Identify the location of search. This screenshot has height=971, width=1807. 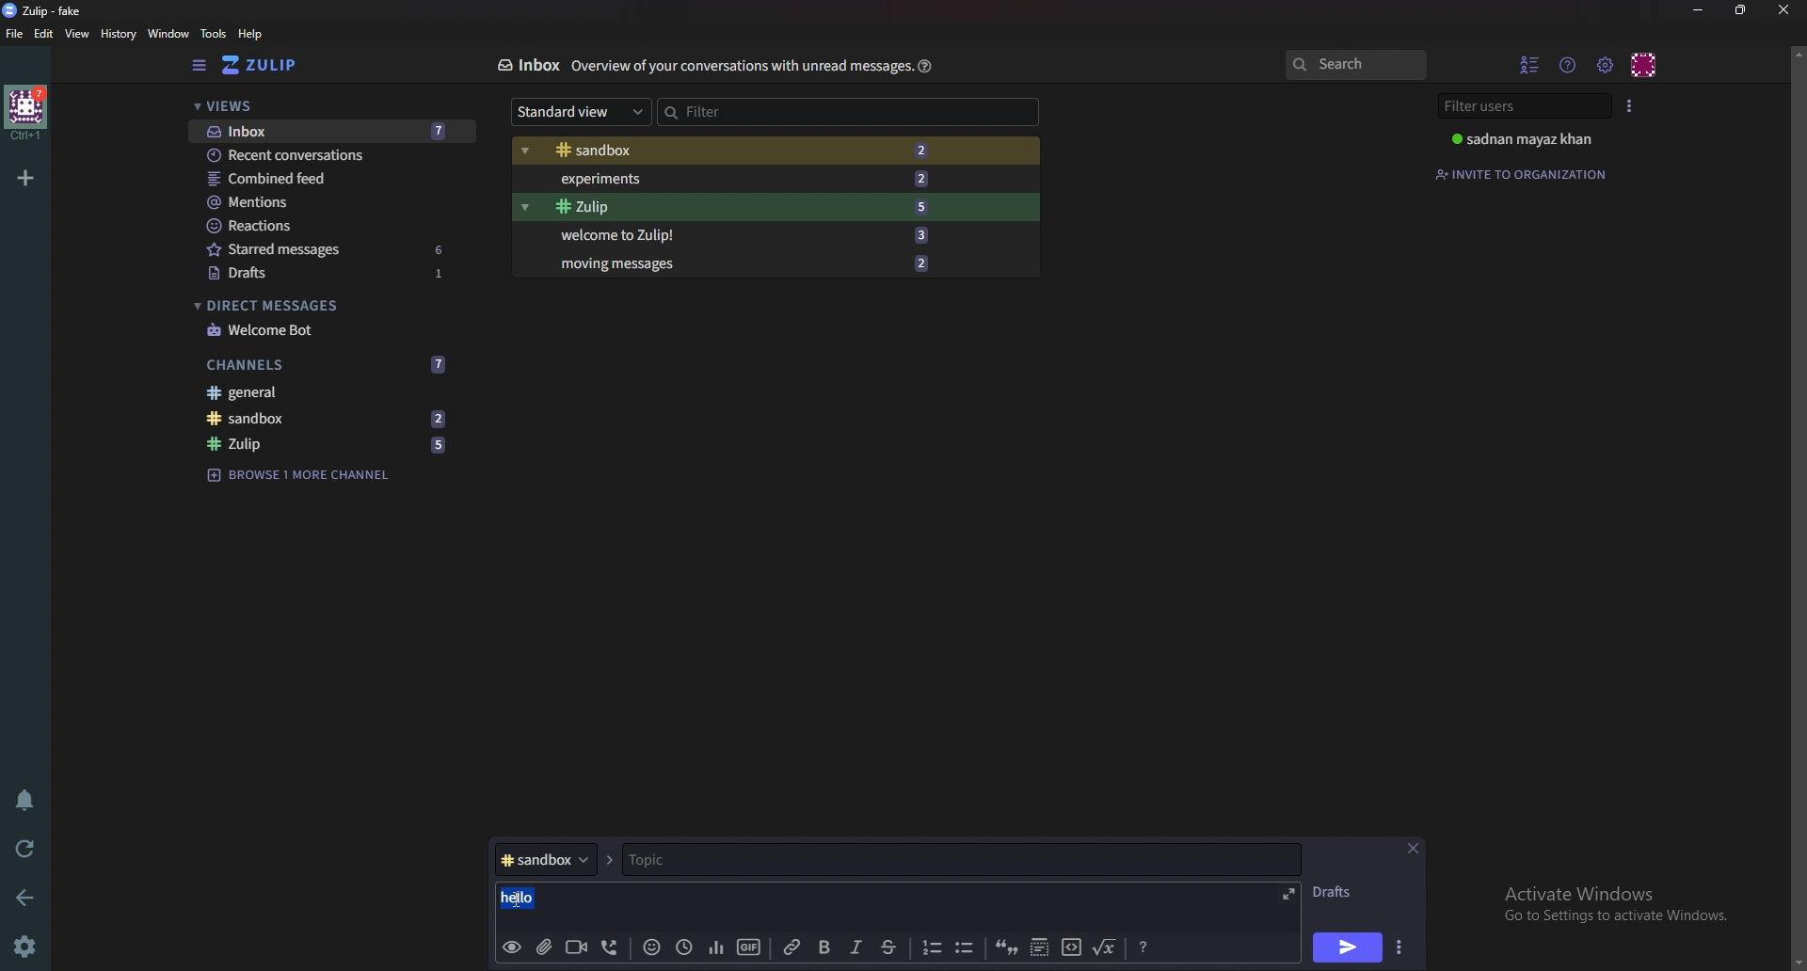
(1353, 63).